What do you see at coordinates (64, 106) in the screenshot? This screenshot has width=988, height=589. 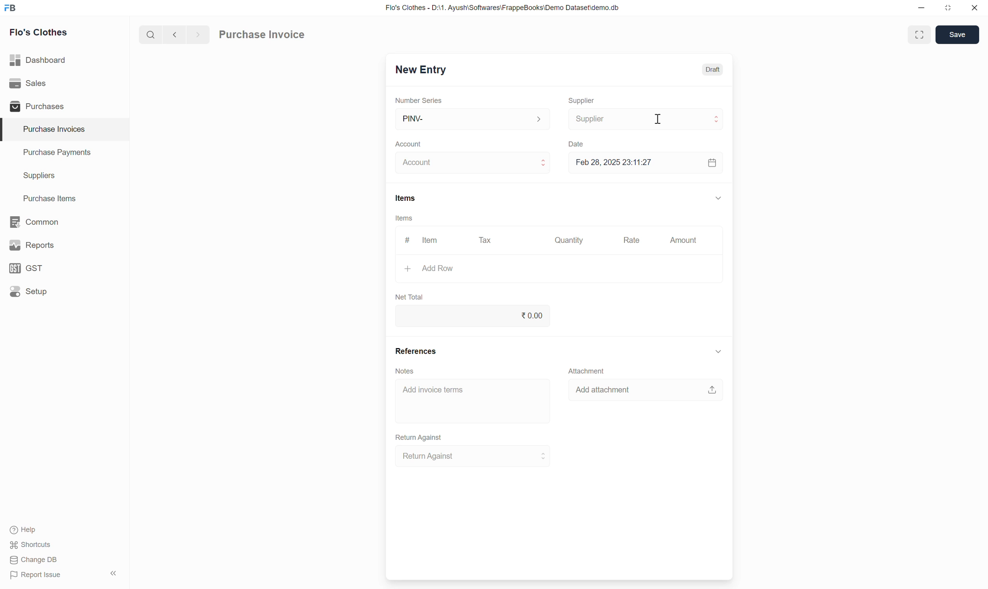 I see `Purchases` at bounding box center [64, 106].